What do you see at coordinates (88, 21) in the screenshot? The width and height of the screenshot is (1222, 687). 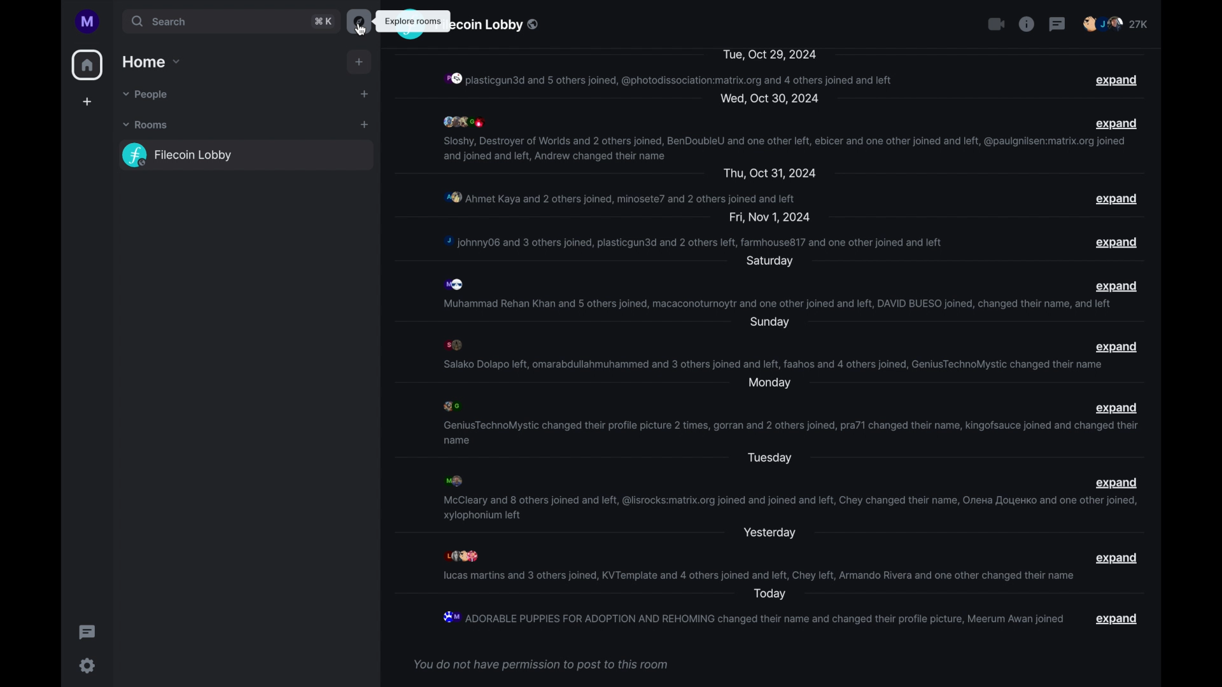 I see `account name` at bounding box center [88, 21].